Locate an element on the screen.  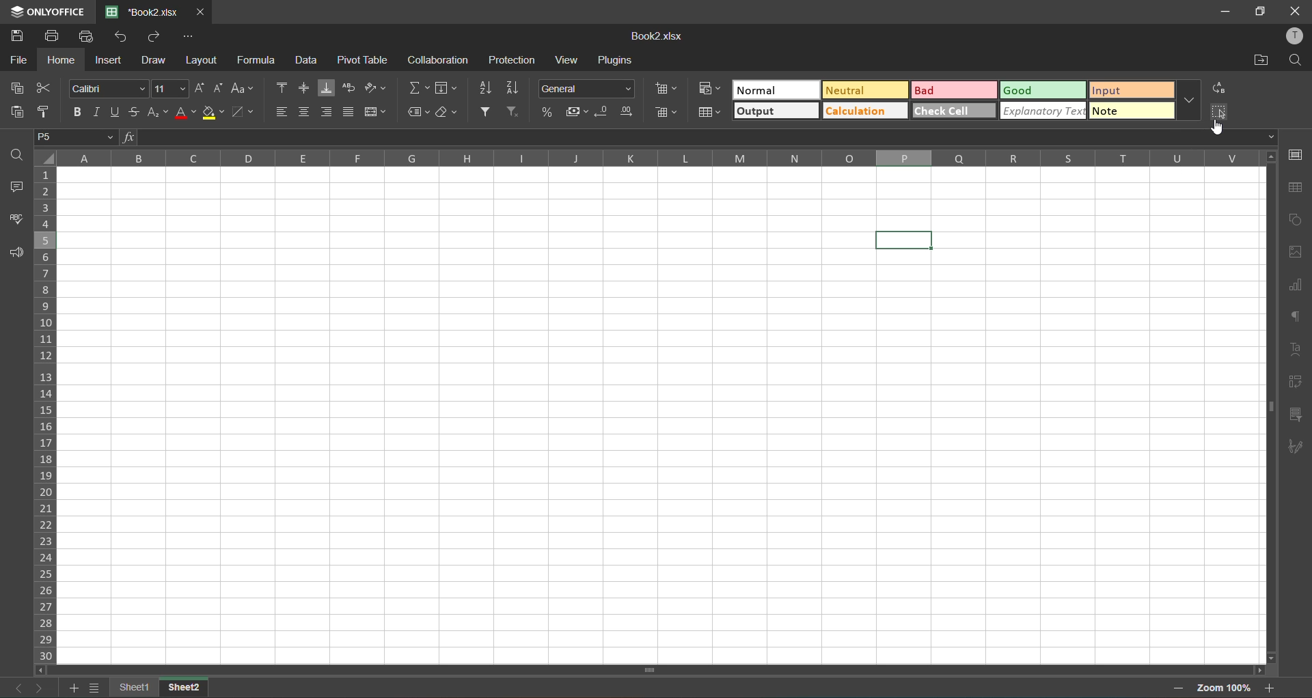
align left is located at coordinates (279, 115).